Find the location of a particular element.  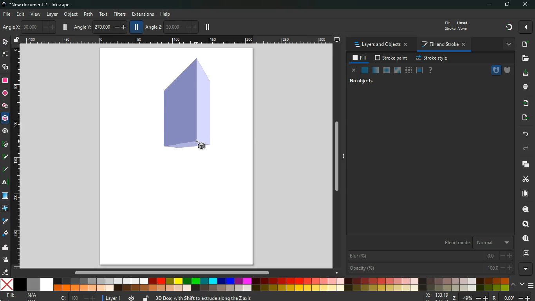

inkscape is located at coordinates (38, 5).